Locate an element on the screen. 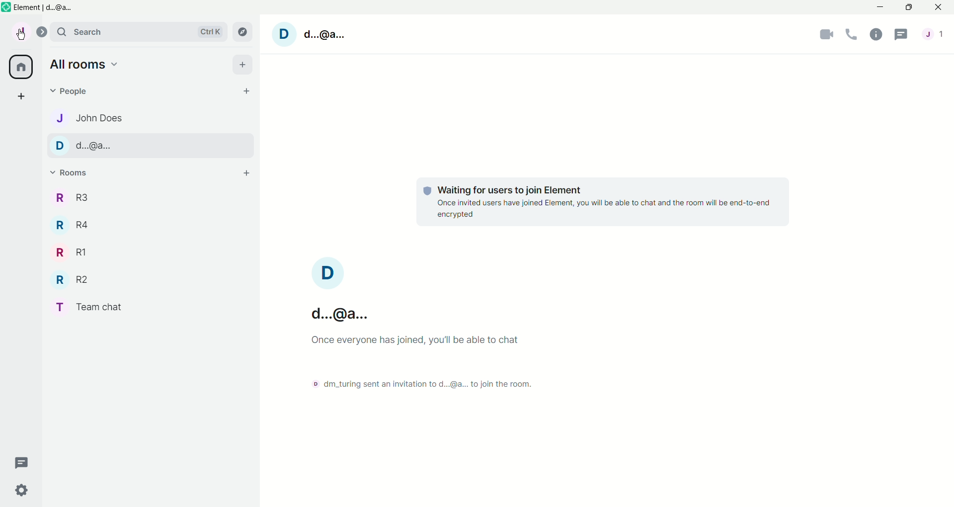  Minimize is located at coordinates (881, 6).